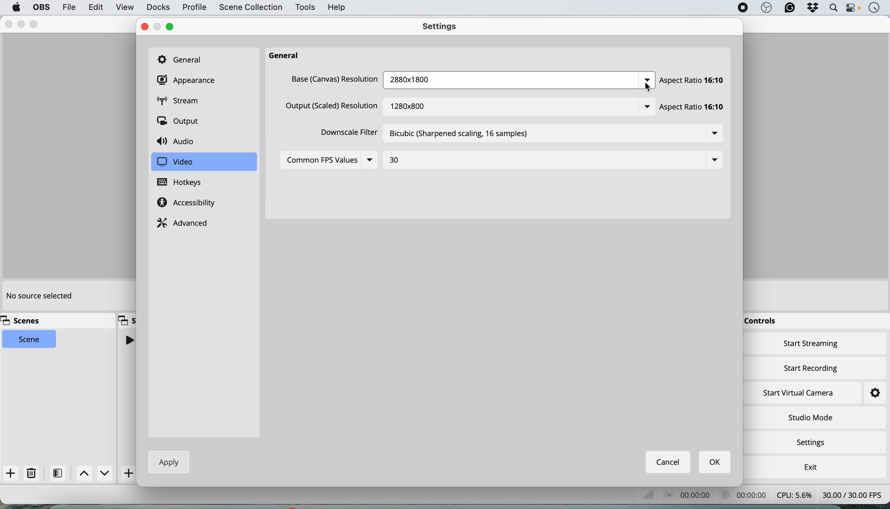 This screenshot has height=509, width=890. I want to click on accessibility, so click(189, 203).